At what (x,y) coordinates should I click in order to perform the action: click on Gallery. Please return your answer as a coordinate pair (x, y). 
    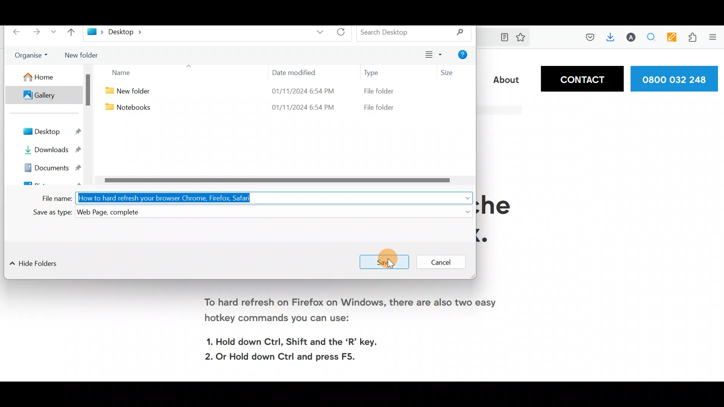
    Looking at the image, I should click on (40, 95).